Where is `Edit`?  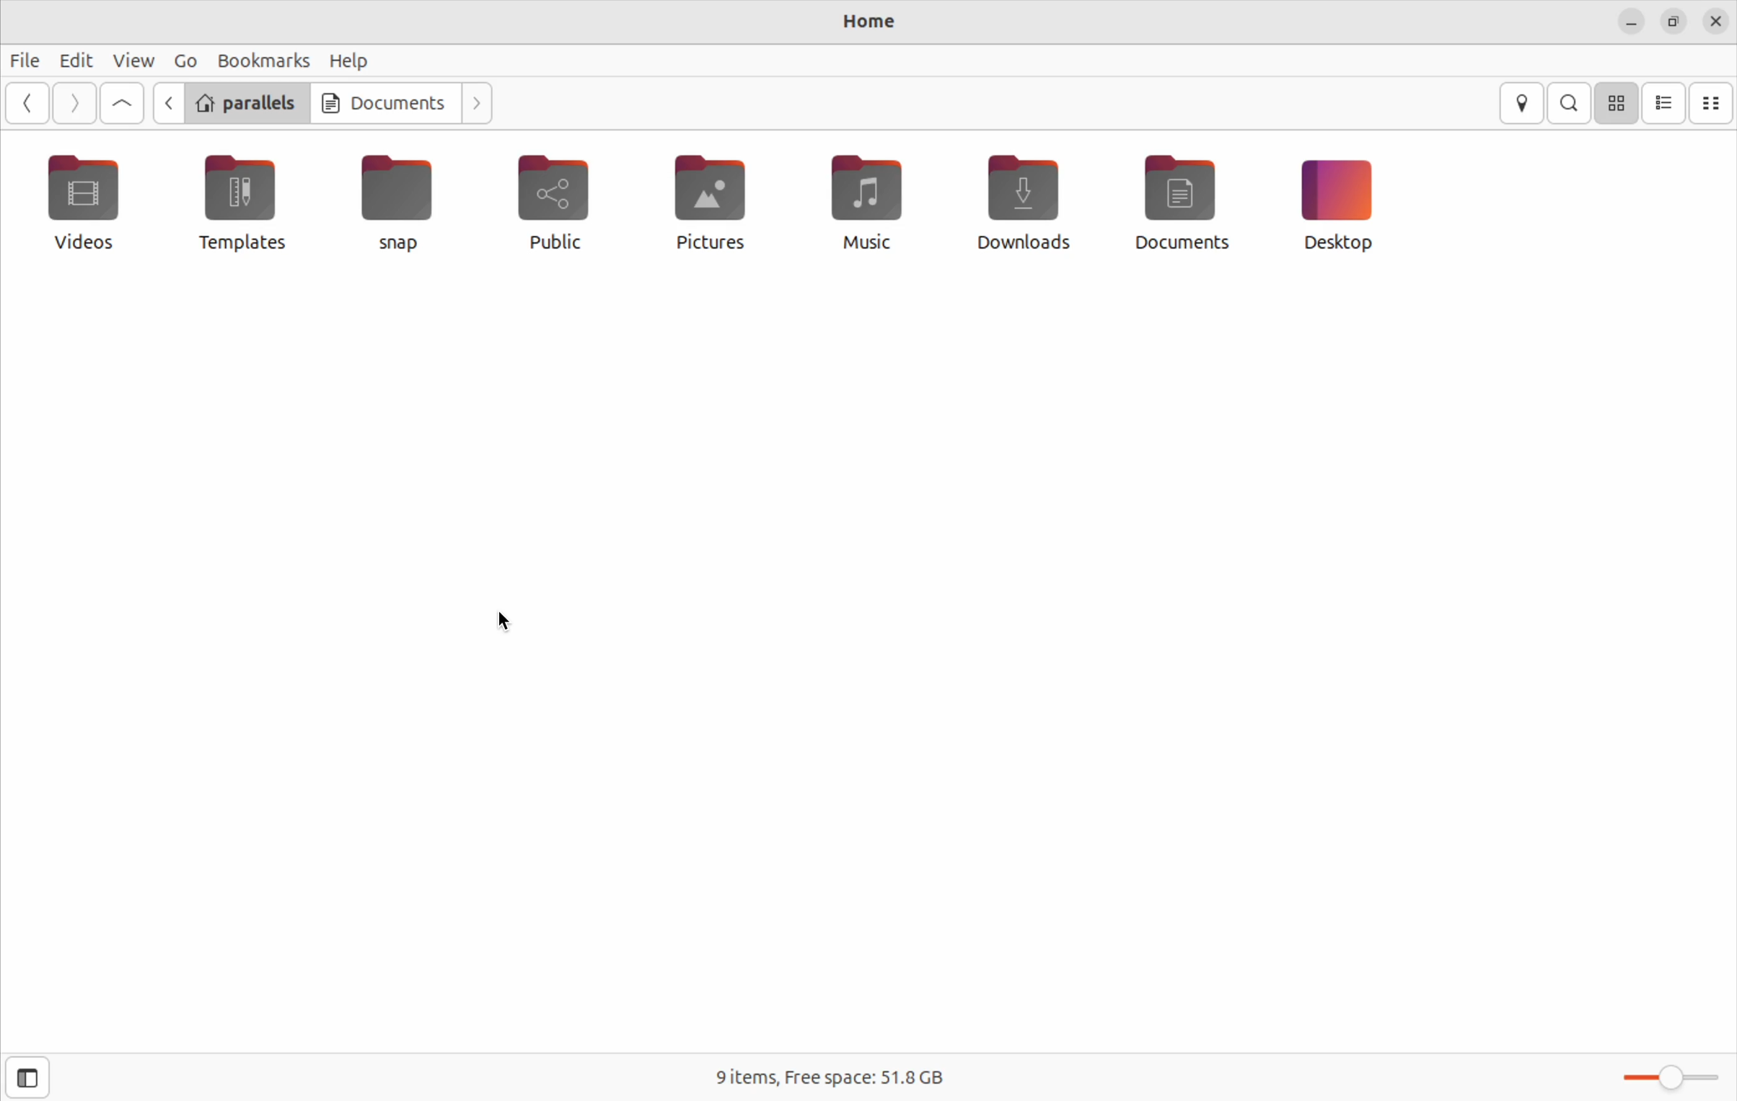 Edit is located at coordinates (73, 61).